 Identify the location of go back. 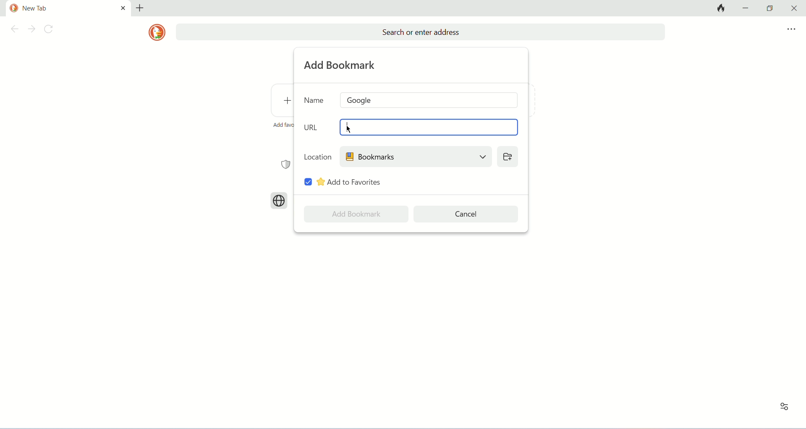
(13, 30).